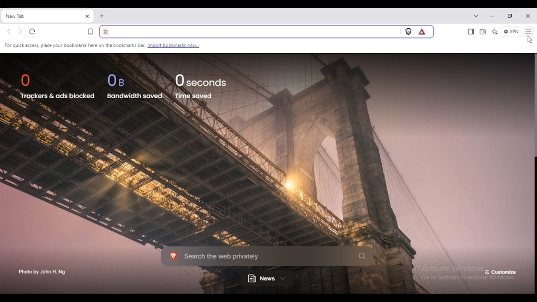  I want to click on 0 trackers & ads blocked, so click(57, 88).